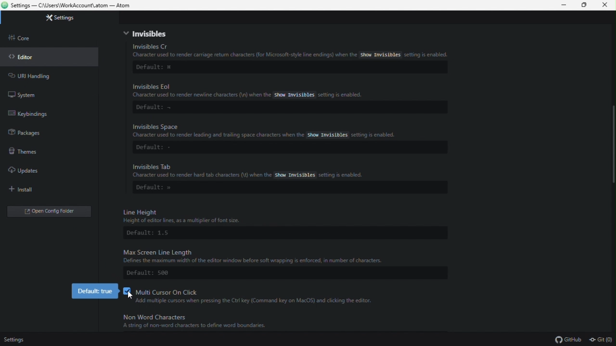 This screenshot has width=616, height=346. What do you see at coordinates (284, 255) in the screenshot?
I see `Max Screen Line Length
Defines the maximum width of the editor window befor soft wrapping is enforced, in number of characters.` at bounding box center [284, 255].